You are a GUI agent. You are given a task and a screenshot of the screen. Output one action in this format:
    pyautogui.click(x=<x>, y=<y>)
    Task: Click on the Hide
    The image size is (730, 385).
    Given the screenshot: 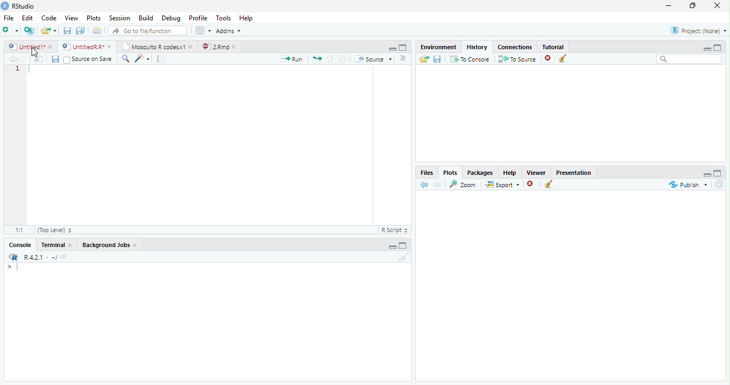 What is the action you would take?
    pyautogui.click(x=706, y=173)
    